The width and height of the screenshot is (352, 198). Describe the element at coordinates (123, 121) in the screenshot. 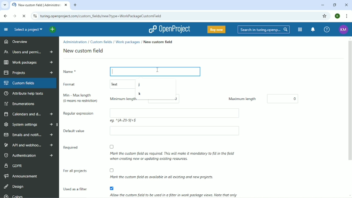

I see `eg: ^(A-Z 0-9)+$` at that location.